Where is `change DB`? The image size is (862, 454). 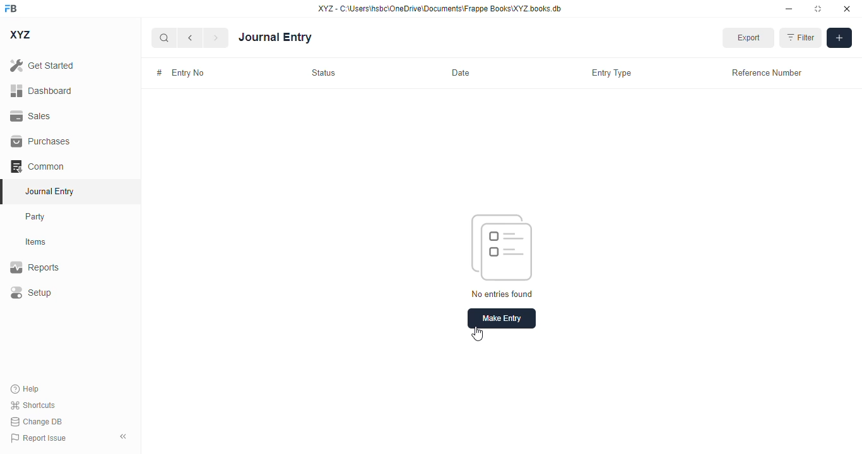
change DB is located at coordinates (37, 421).